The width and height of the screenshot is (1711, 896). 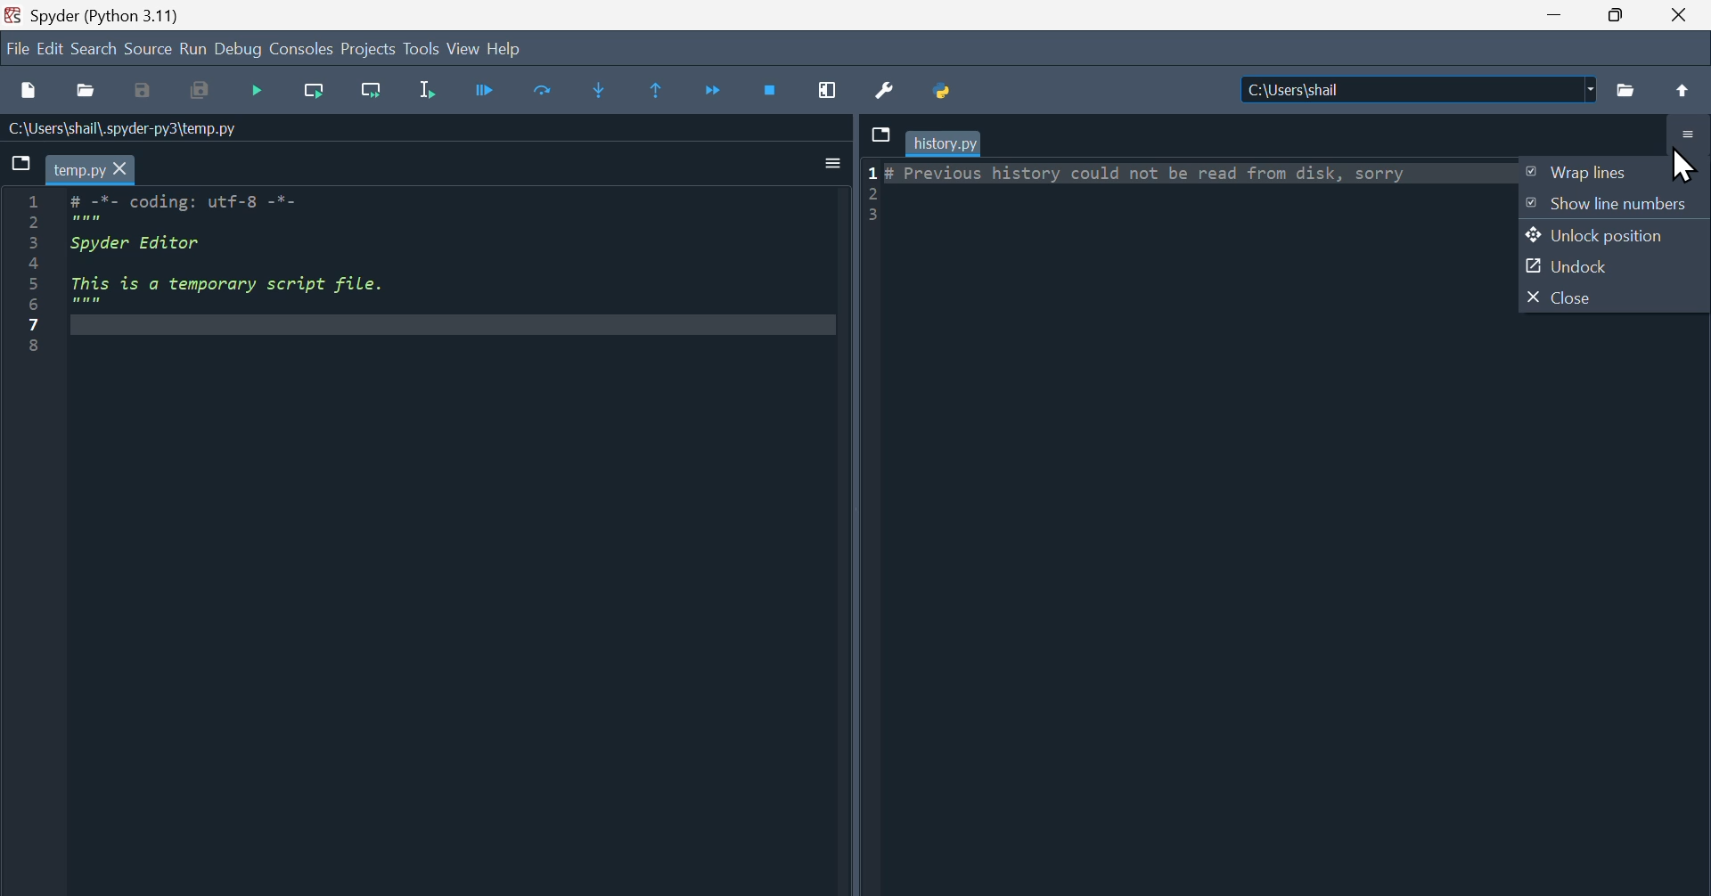 What do you see at coordinates (1678, 163) in the screenshot?
I see `Cursor` at bounding box center [1678, 163].